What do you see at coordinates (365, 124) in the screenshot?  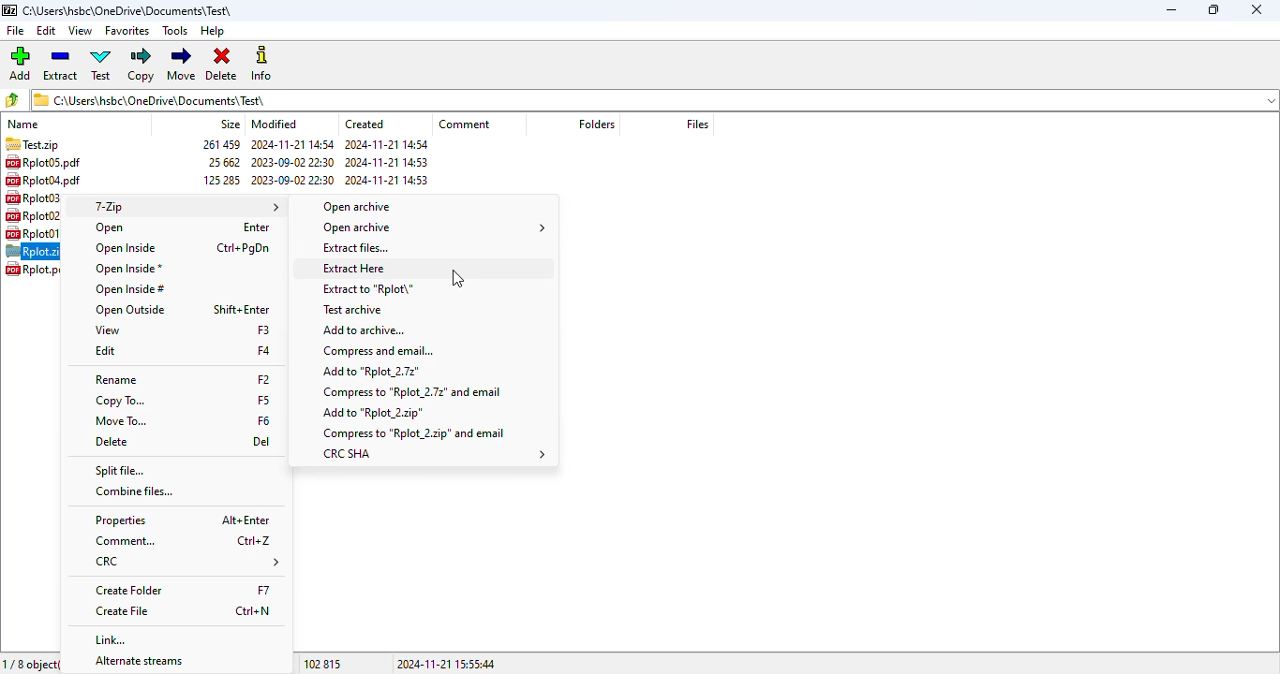 I see `created` at bounding box center [365, 124].